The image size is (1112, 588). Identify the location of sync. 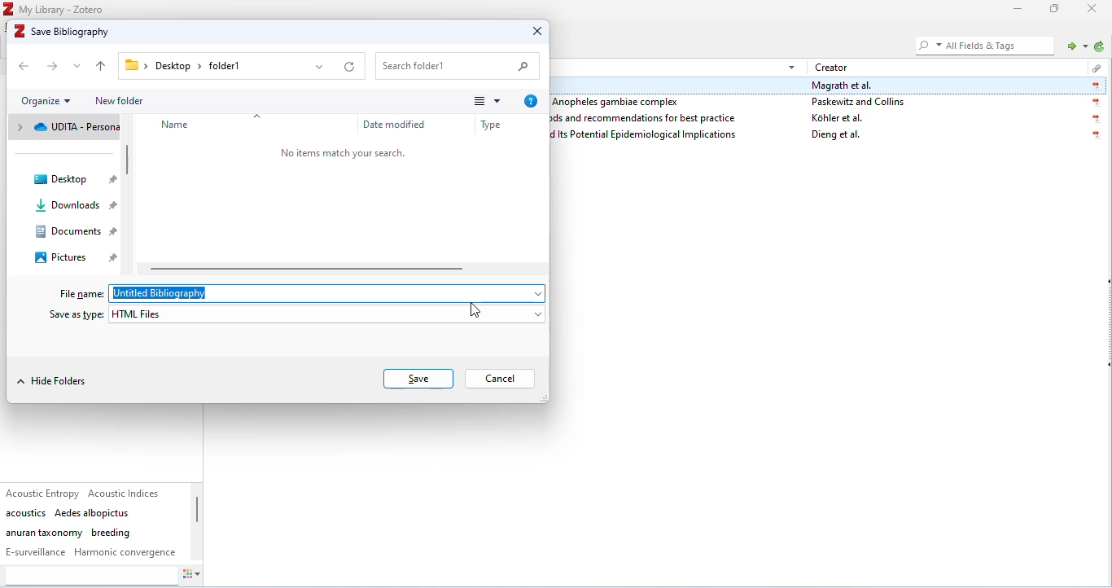
(1098, 47).